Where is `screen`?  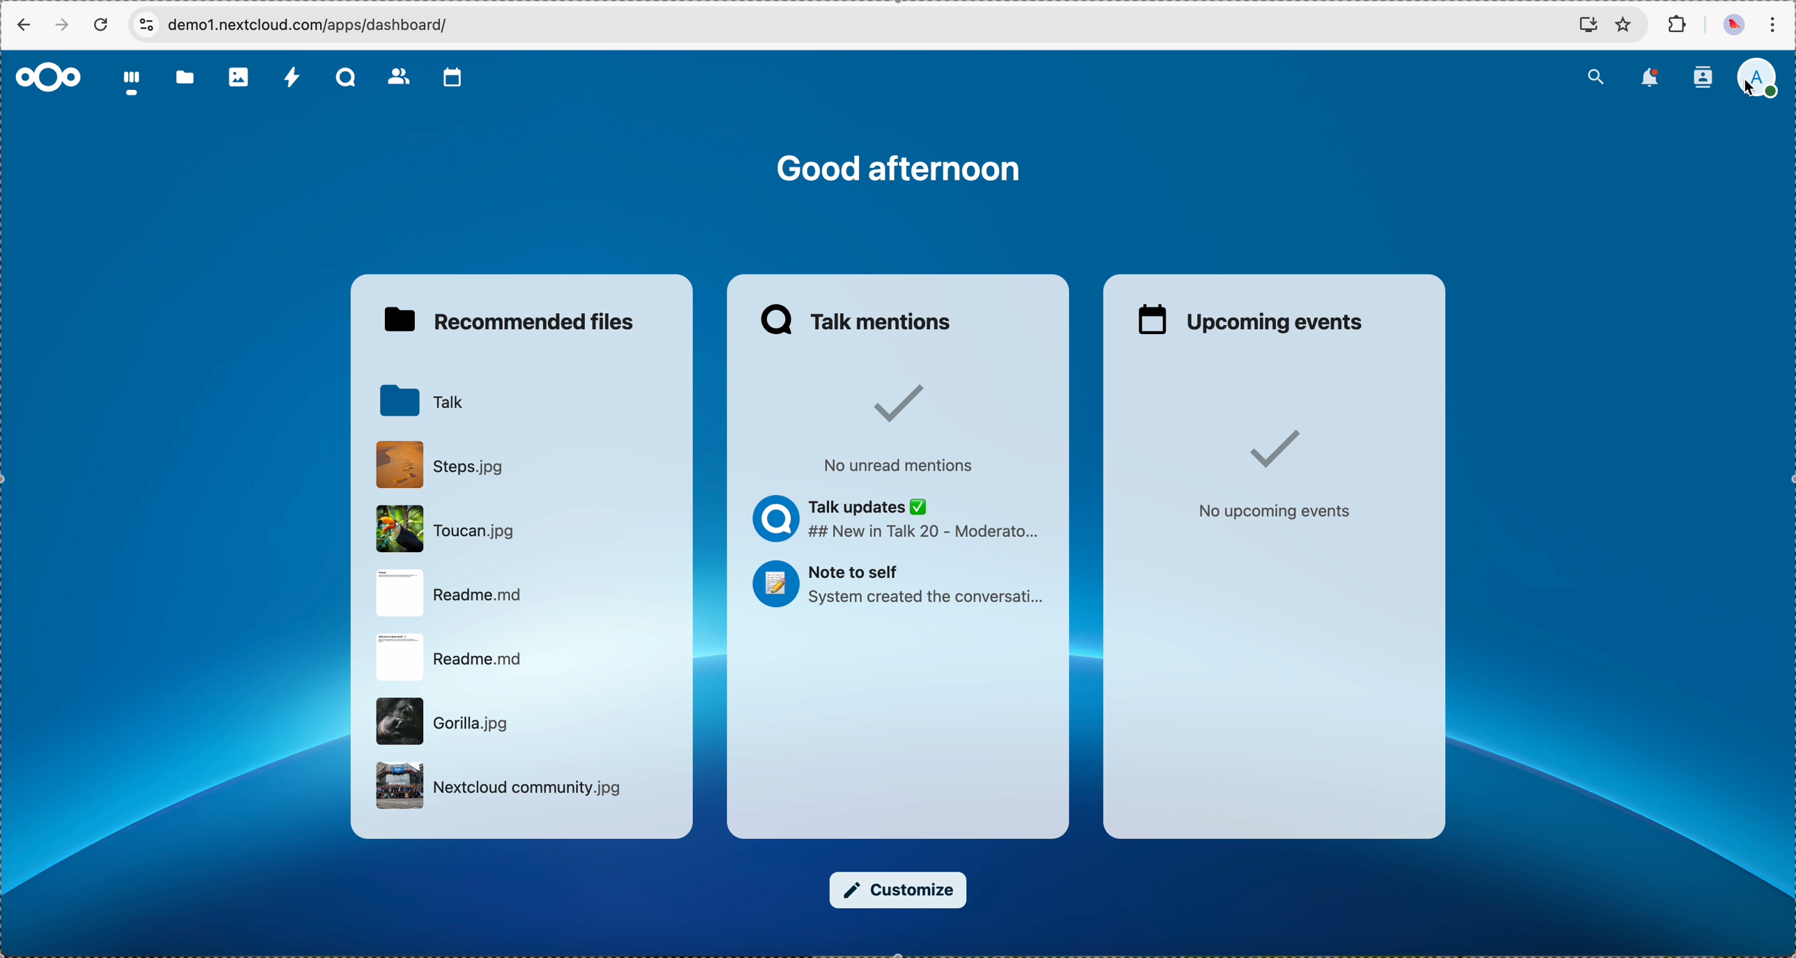
screen is located at coordinates (1585, 24).